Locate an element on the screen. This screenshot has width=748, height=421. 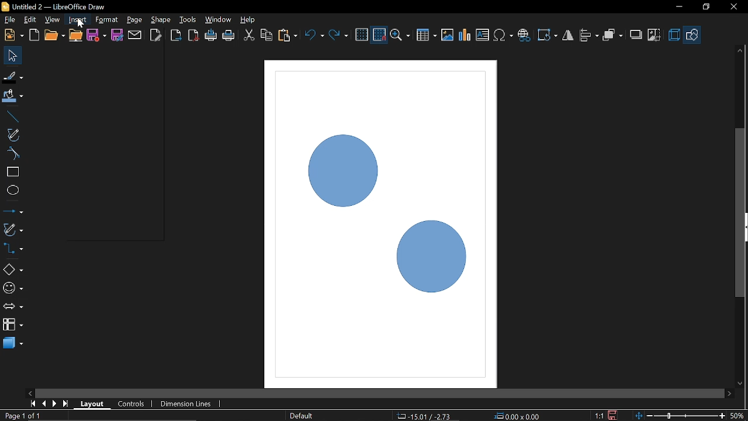
DImension line is located at coordinates (188, 405).